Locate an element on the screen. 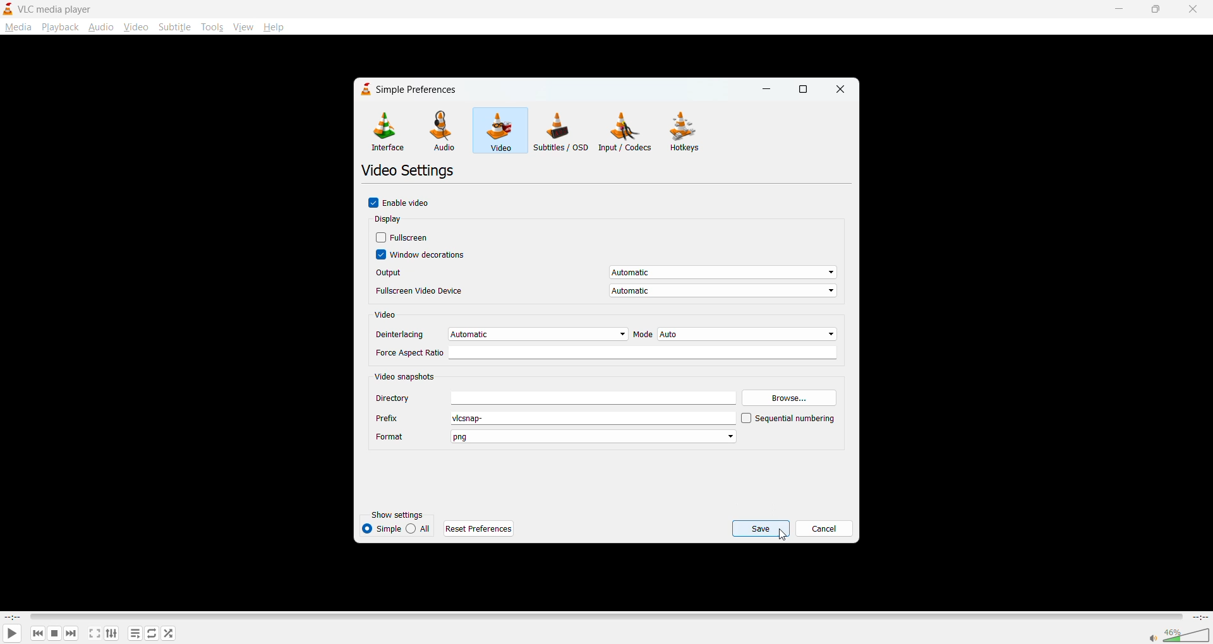 The image size is (1213, 644). video snapshots is located at coordinates (407, 376).